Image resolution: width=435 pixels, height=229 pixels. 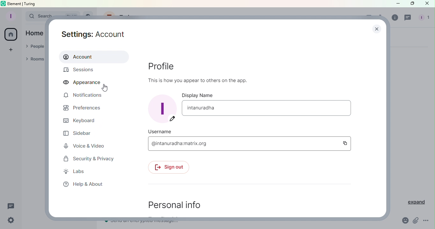 What do you see at coordinates (411, 4) in the screenshot?
I see `Maximize` at bounding box center [411, 4].